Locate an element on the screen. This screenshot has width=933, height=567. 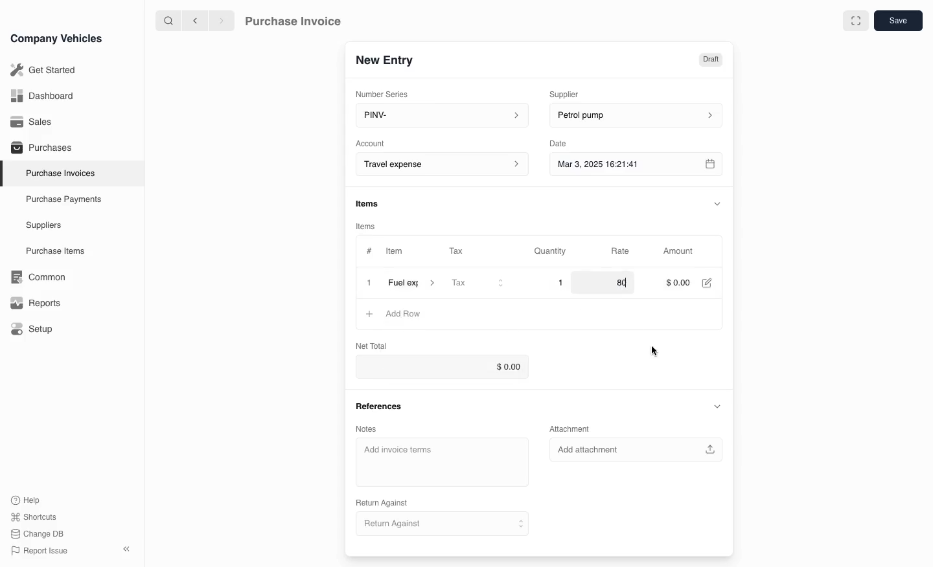
Account is located at coordinates (440, 164).